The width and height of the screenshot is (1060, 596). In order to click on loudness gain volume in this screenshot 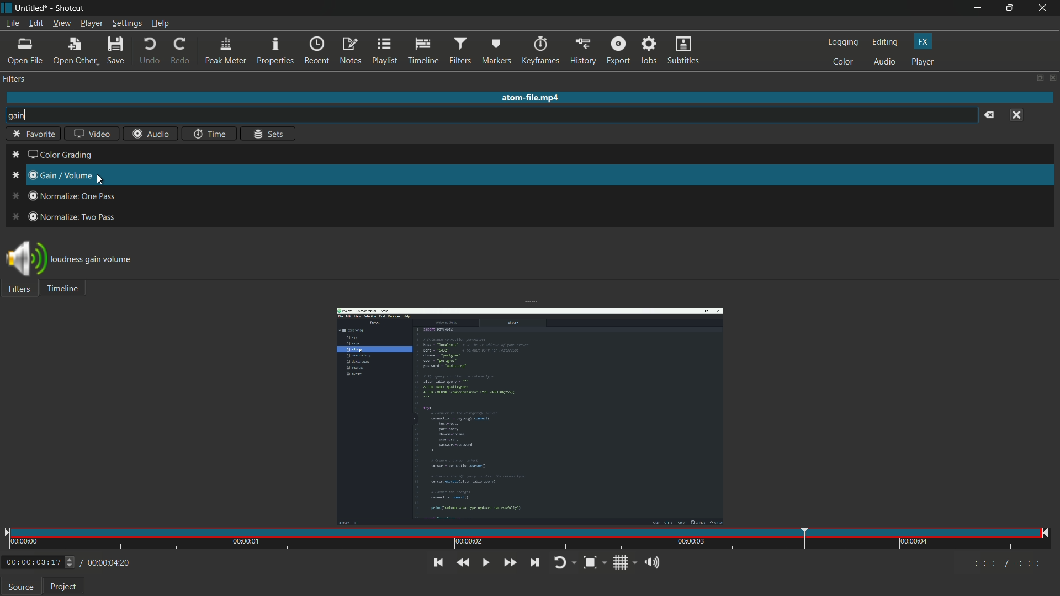, I will do `click(99, 258)`.